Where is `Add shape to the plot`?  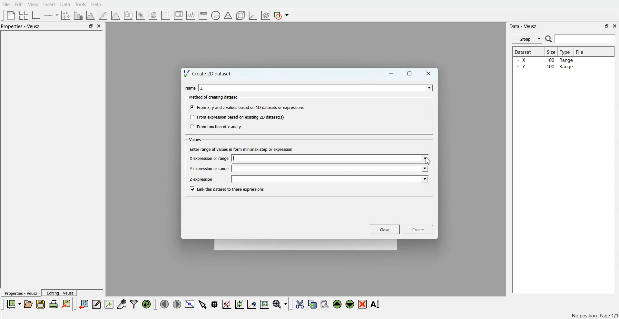 Add shape to the plot is located at coordinates (281, 15).